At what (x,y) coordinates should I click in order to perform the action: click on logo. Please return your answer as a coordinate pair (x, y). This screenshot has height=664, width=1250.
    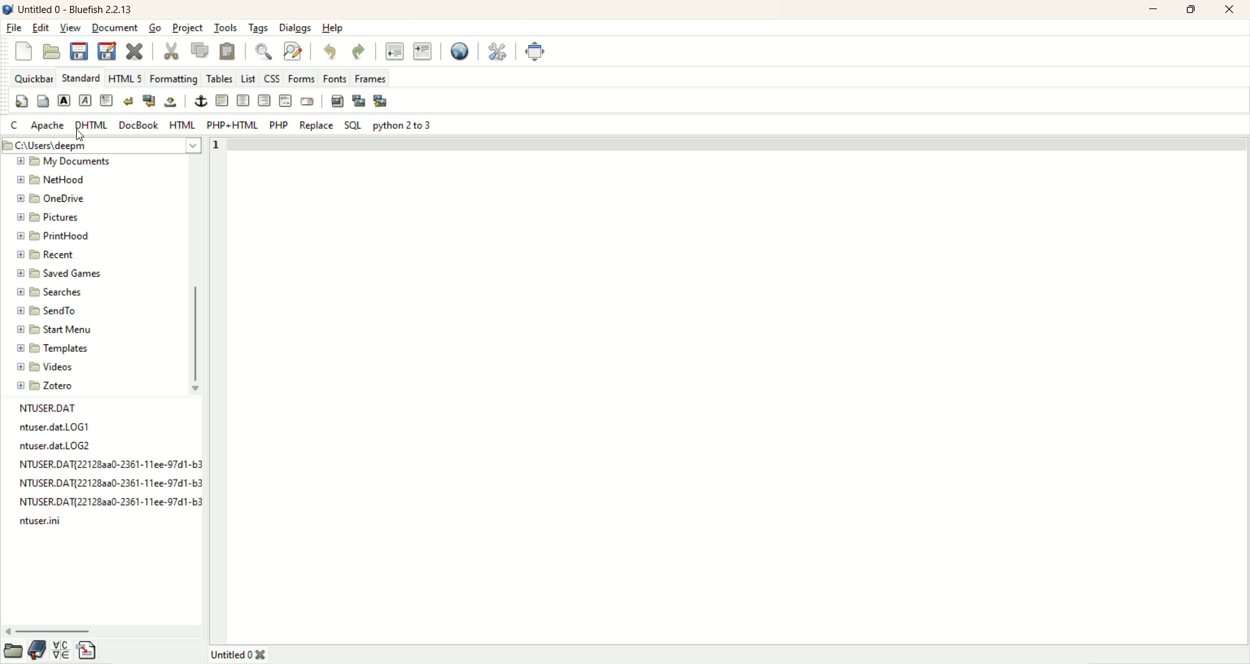
    Looking at the image, I should click on (8, 9).